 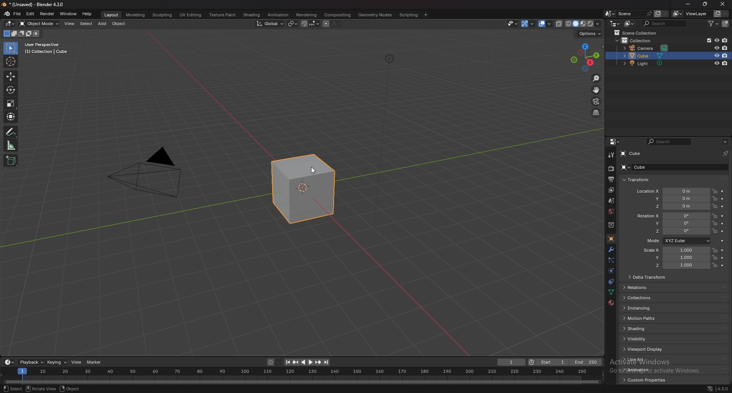 What do you see at coordinates (48, 14) in the screenshot?
I see `render` at bounding box center [48, 14].